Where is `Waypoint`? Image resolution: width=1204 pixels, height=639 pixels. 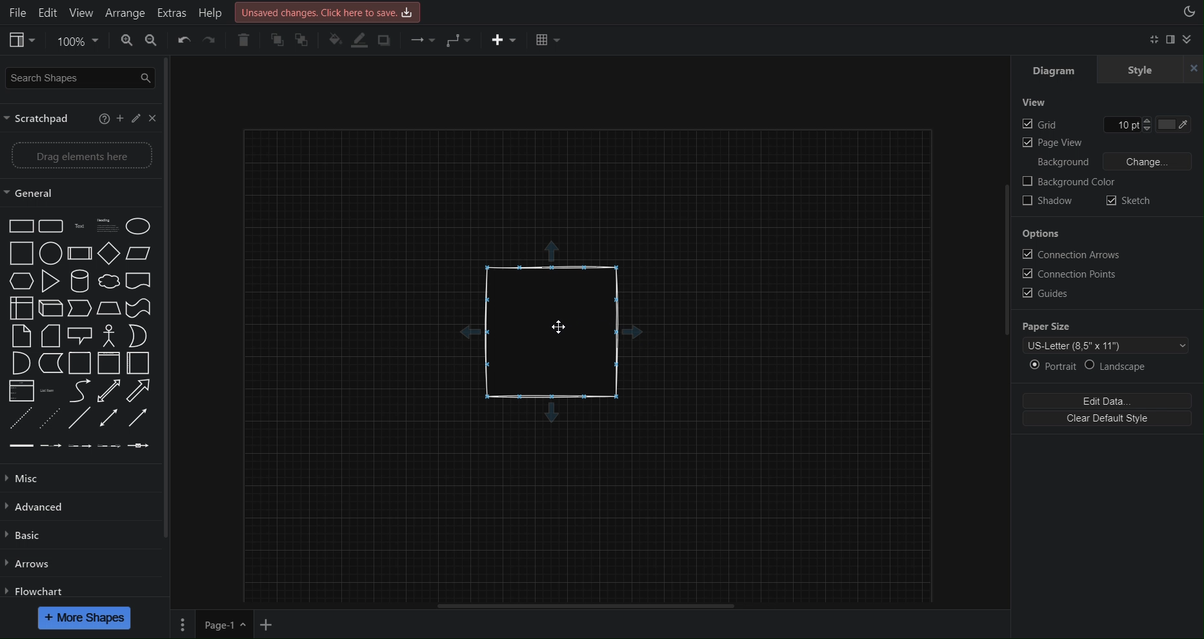 Waypoint is located at coordinates (460, 42).